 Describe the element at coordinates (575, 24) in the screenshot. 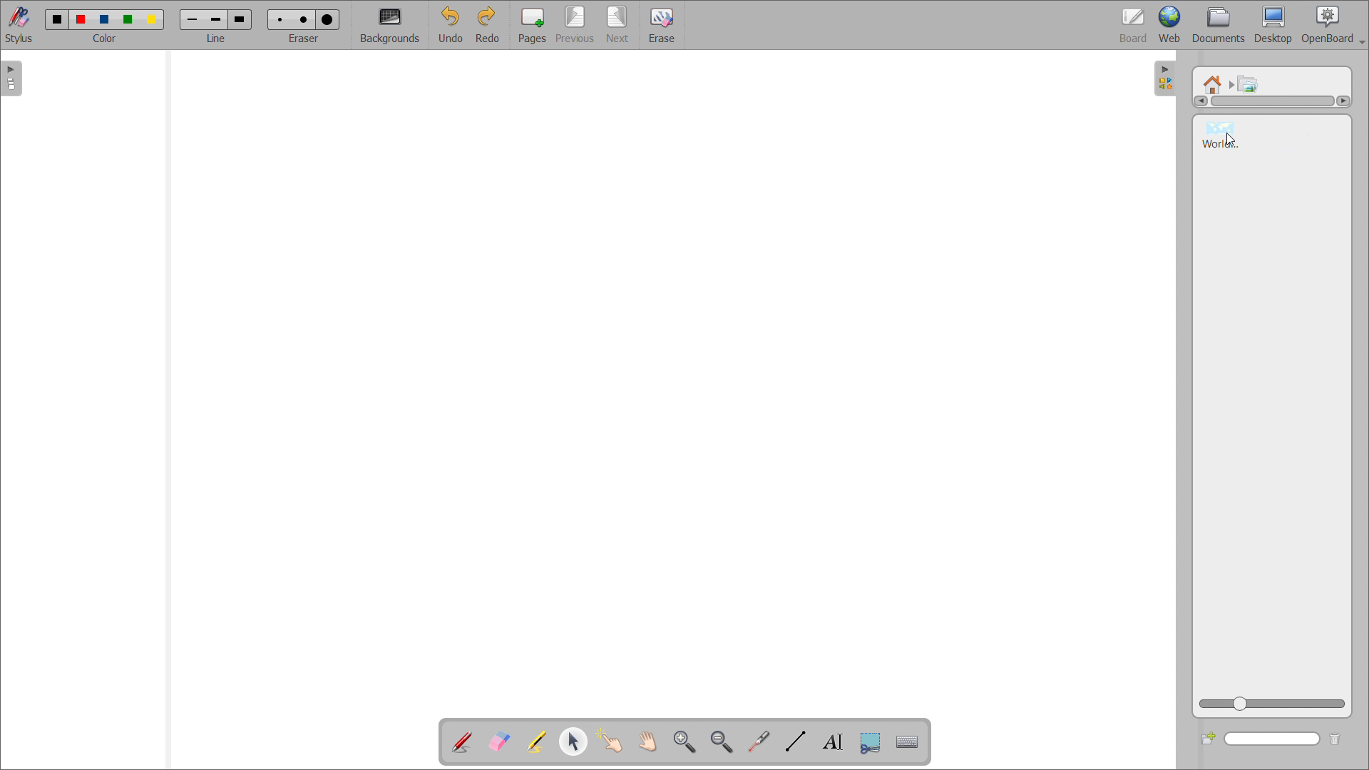

I see `previous page` at that location.